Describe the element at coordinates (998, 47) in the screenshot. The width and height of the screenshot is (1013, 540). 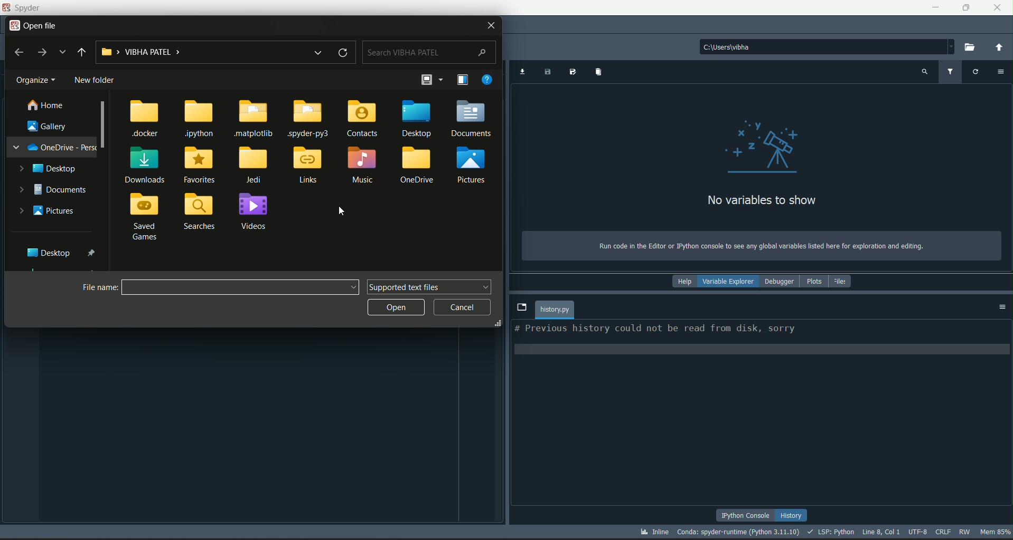
I see `change to parent directory` at that location.